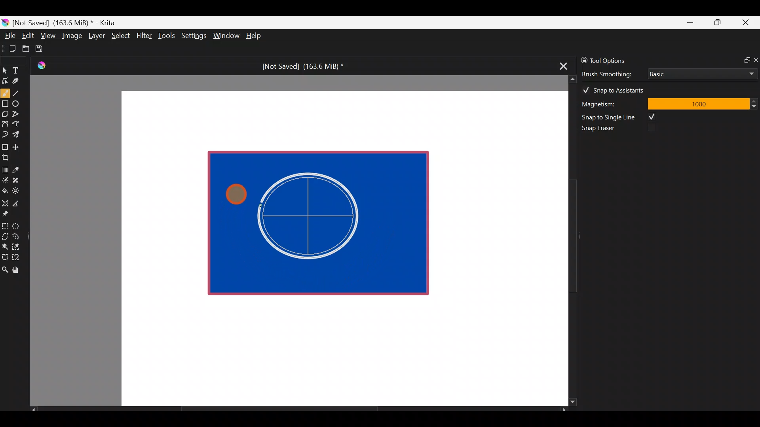  What do you see at coordinates (755, 101) in the screenshot?
I see `Increase` at bounding box center [755, 101].